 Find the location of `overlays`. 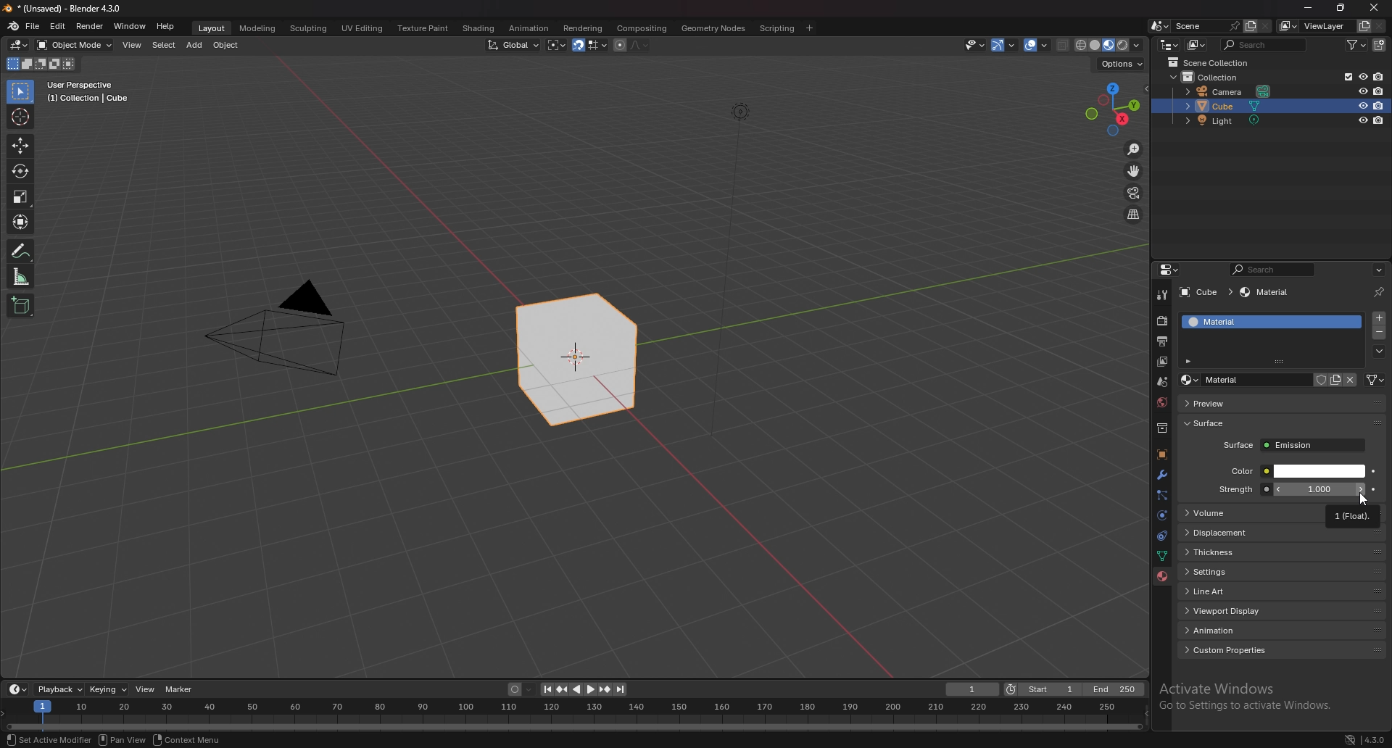

overlays is located at coordinates (1038, 46).